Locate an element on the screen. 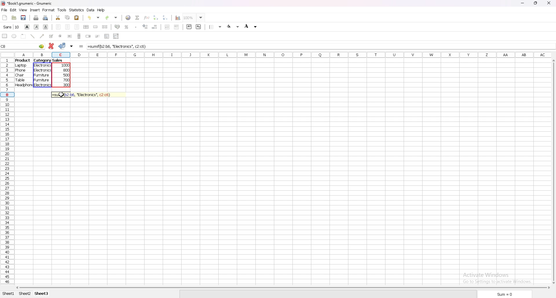  headphone is located at coordinates (24, 85).